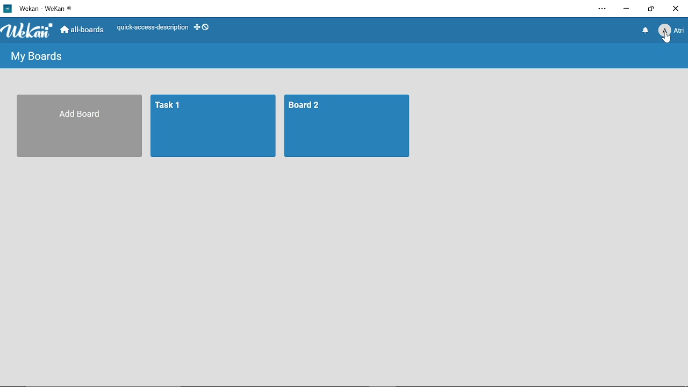  What do you see at coordinates (28, 31) in the screenshot?
I see `Wekan logo` at bounding box center [28, 31].